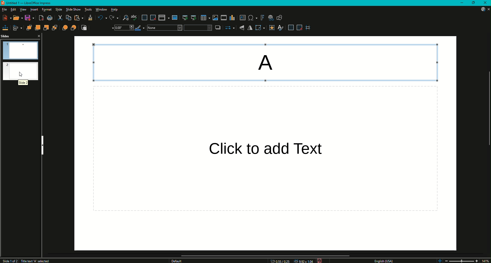 The width and height of the screenshot is (491, 263). What do you see at coordinates (263, 61) in the screenshot?
I see `A` at bounding box center [263, 61].